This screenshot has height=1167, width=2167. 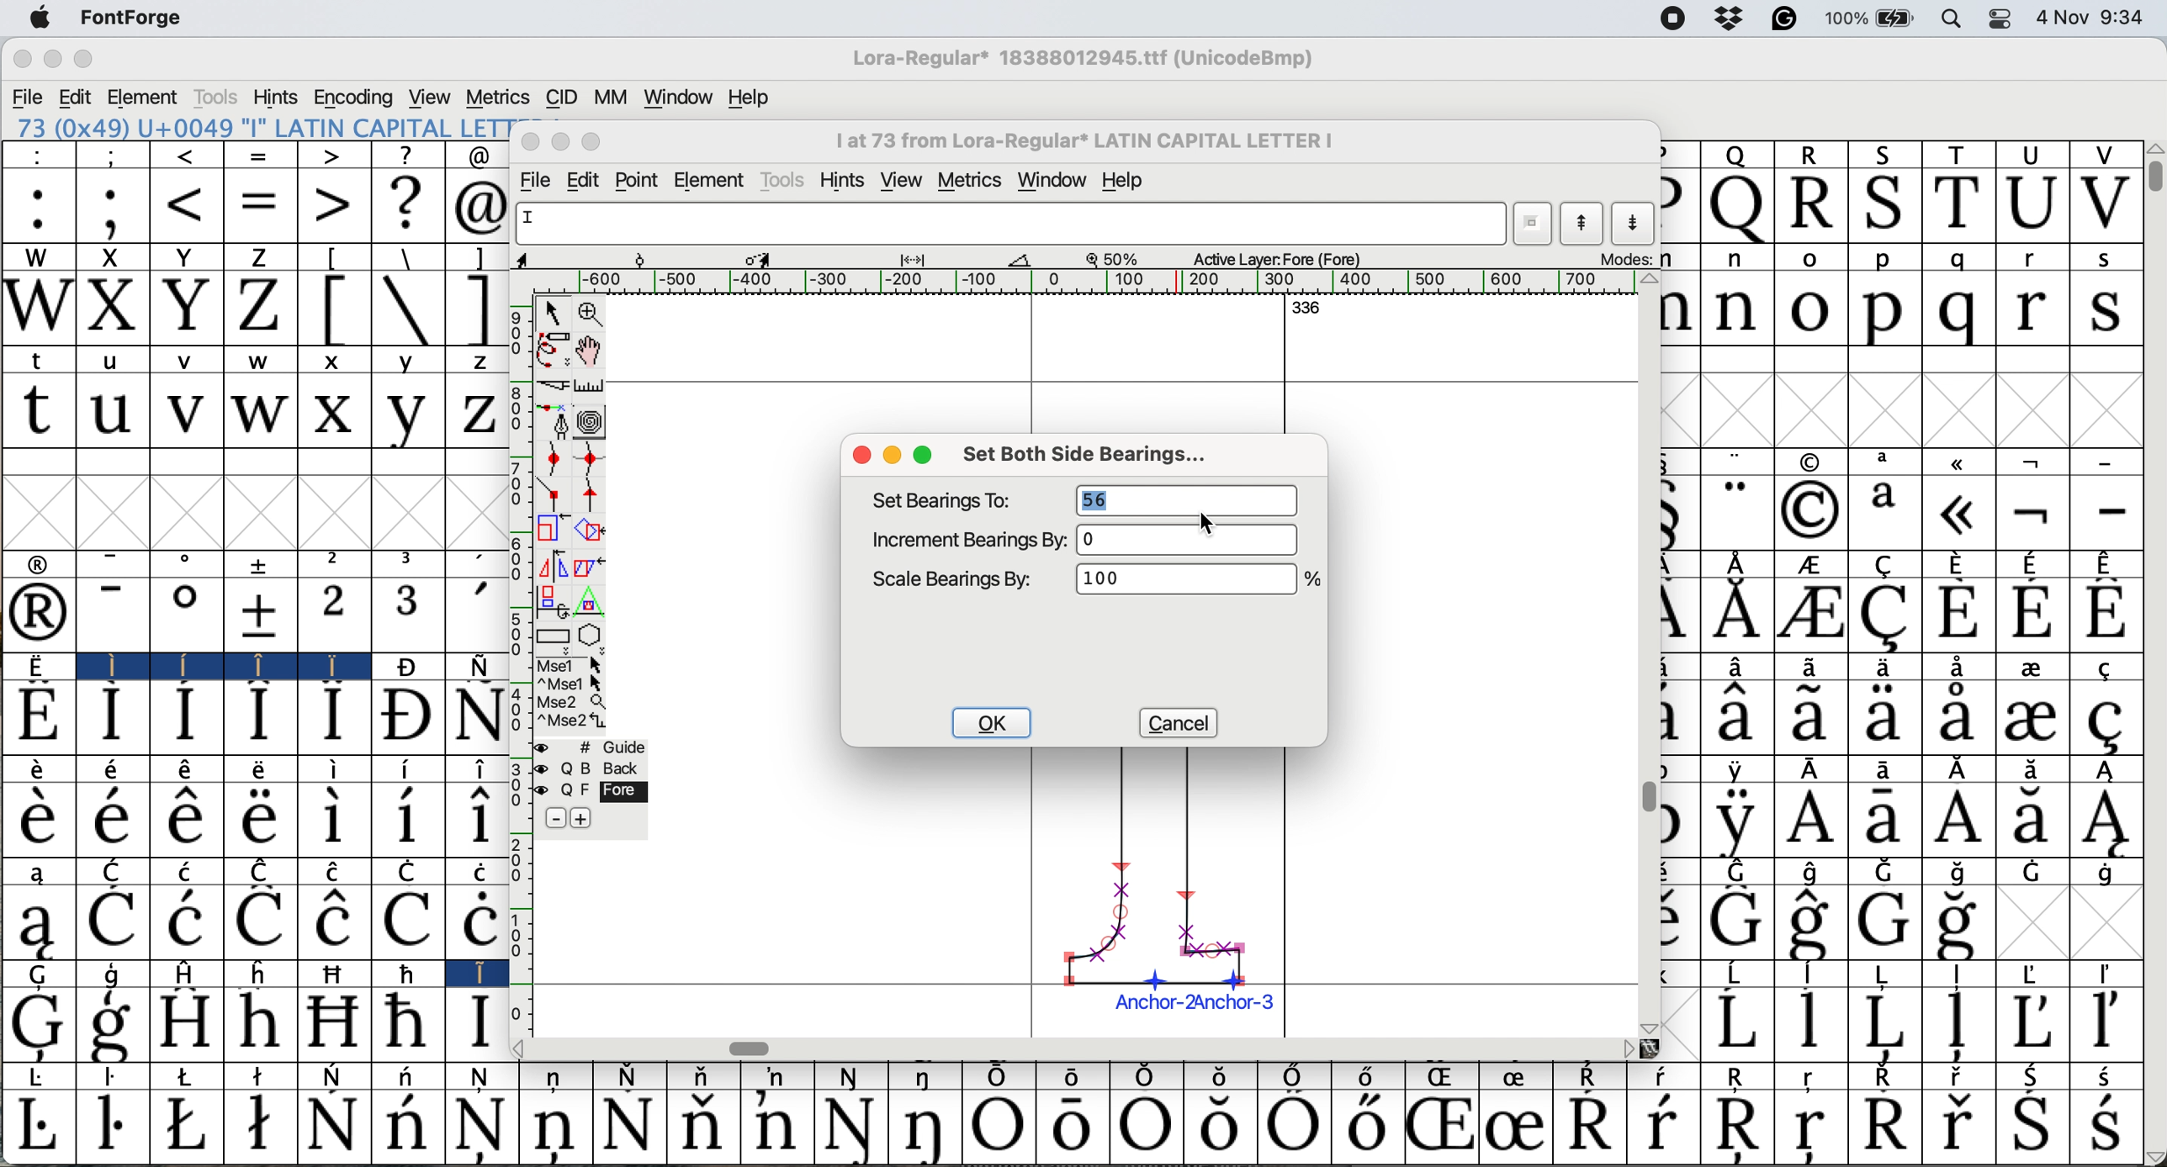 What do you see at coordinates (1019, 258) in the screenshot?
I see `` at bounding box center [1019, 258].